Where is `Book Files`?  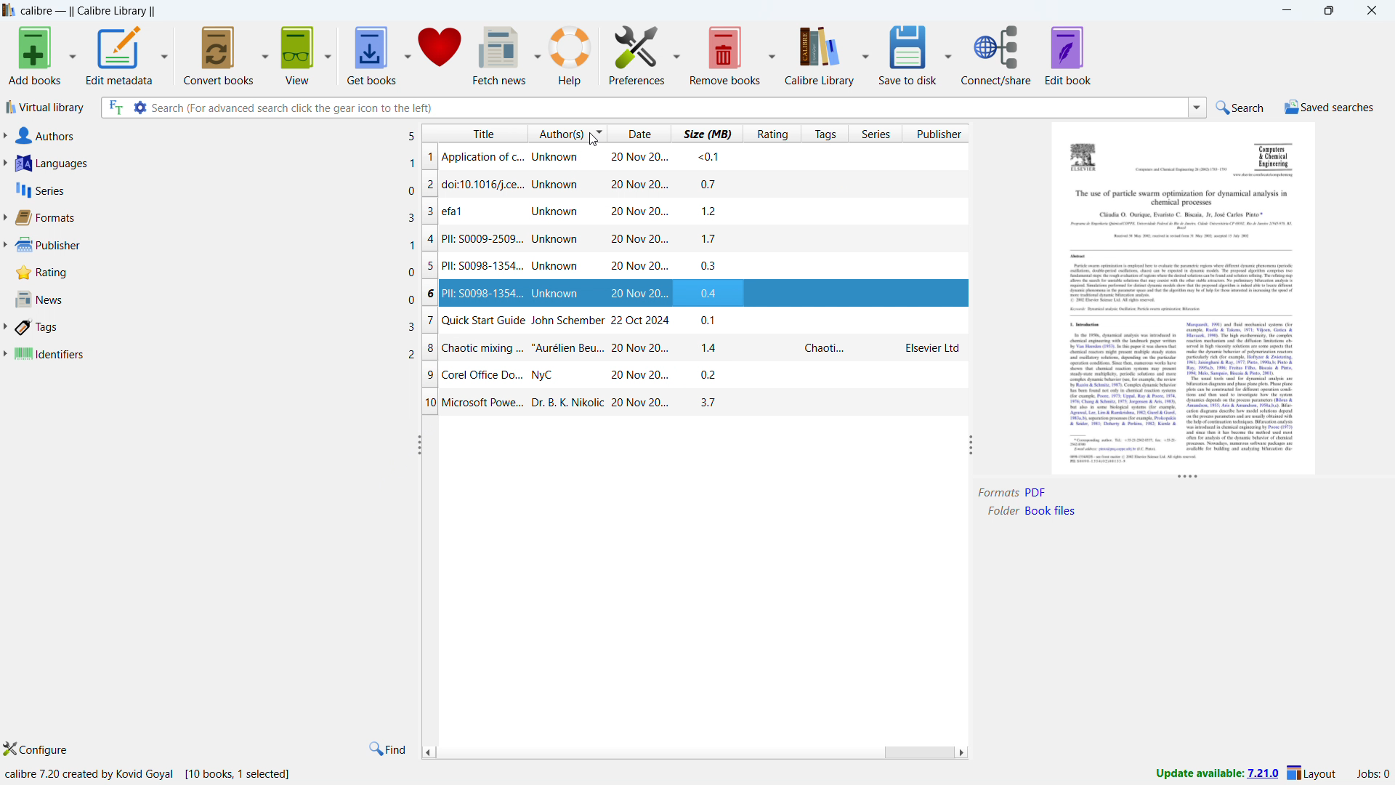 Book Files is located at coordinates (1056, 511).